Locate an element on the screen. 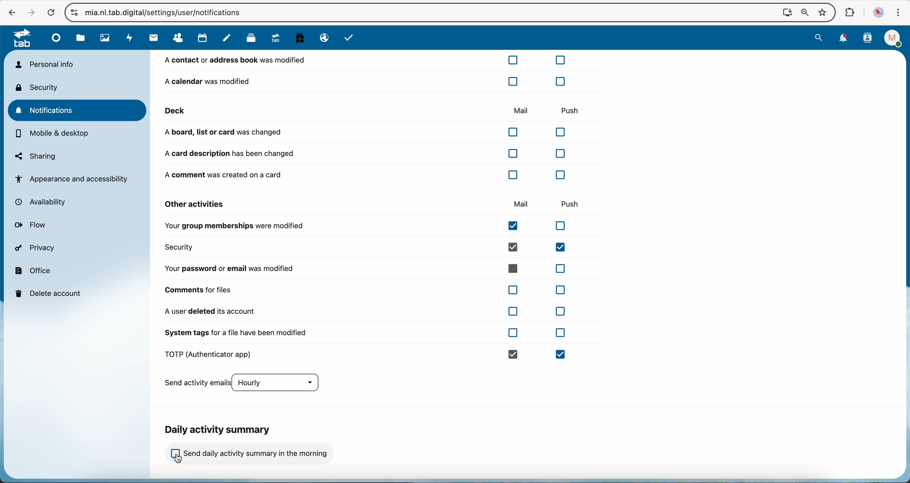 The height and width of the screenshot is (483, 910). security is located at coordinates (39, 87).